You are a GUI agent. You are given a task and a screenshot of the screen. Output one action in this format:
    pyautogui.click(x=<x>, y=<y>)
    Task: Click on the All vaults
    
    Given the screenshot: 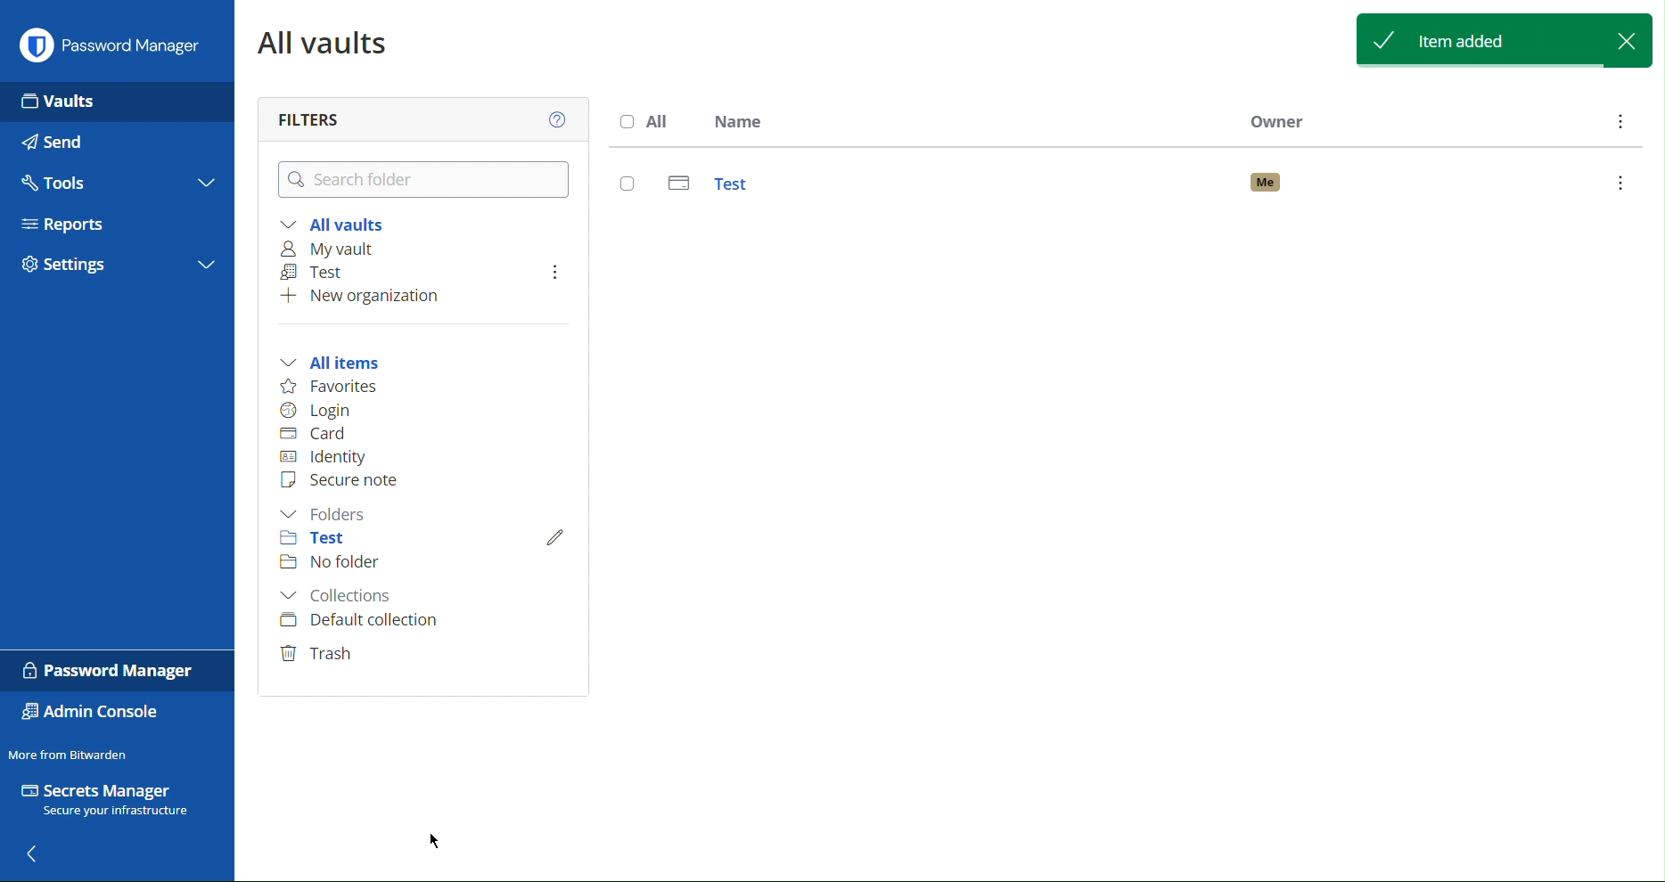 What is the action you would take?
    pyautogui.click(x=323, y=42)
    